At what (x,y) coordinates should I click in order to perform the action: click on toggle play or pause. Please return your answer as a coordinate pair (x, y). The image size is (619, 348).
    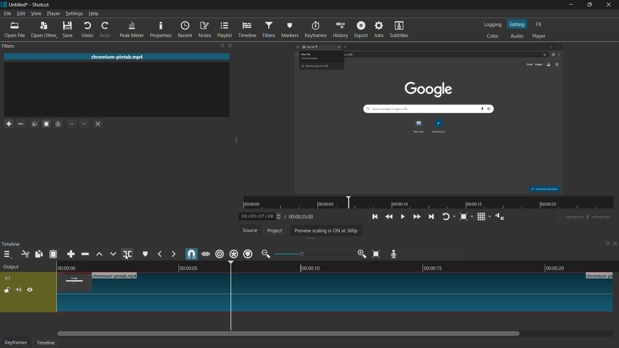
    Looking at the image, I should click on (402, 216).